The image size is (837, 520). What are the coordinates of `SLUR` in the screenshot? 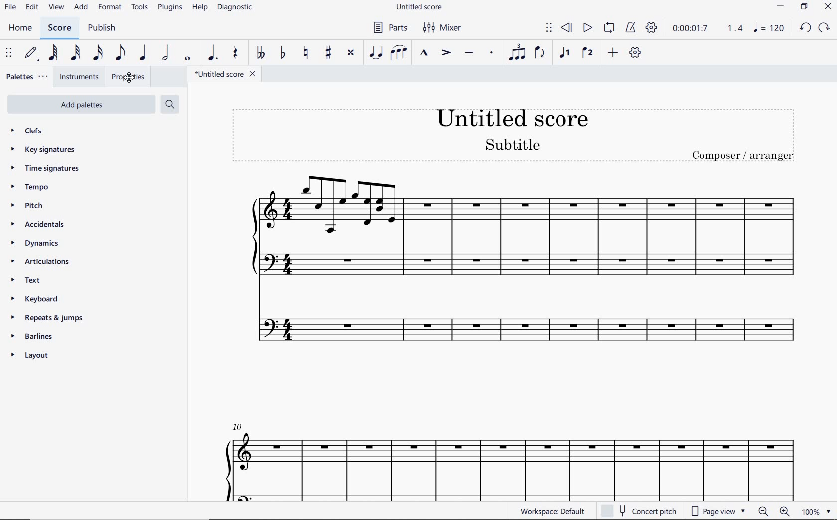 It's located at (399, 53).